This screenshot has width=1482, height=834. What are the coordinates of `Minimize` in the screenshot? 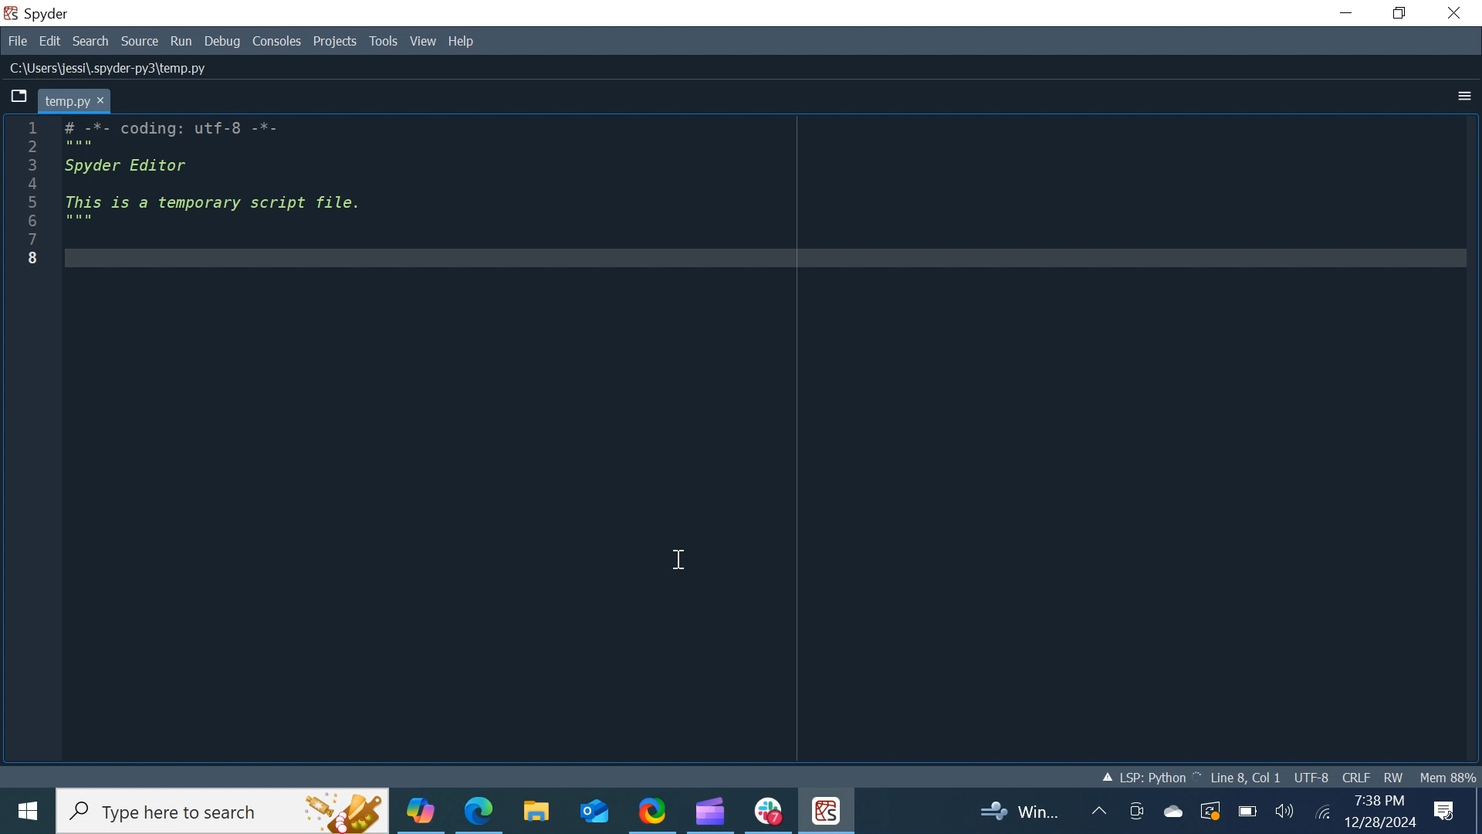 It's located at (1342, 13).